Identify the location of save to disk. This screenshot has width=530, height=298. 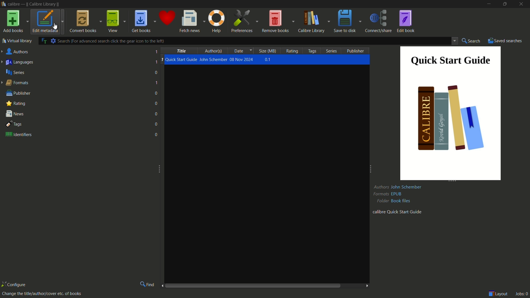
(348, 20).